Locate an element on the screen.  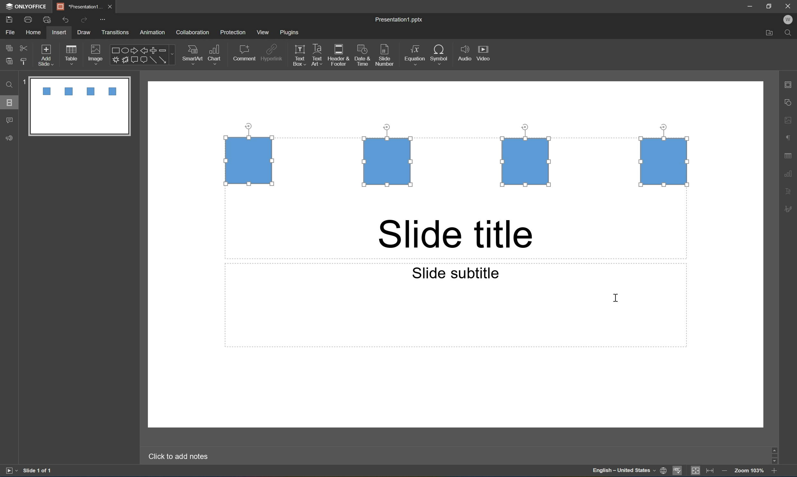
add slide is located at coordinates (47, 54).